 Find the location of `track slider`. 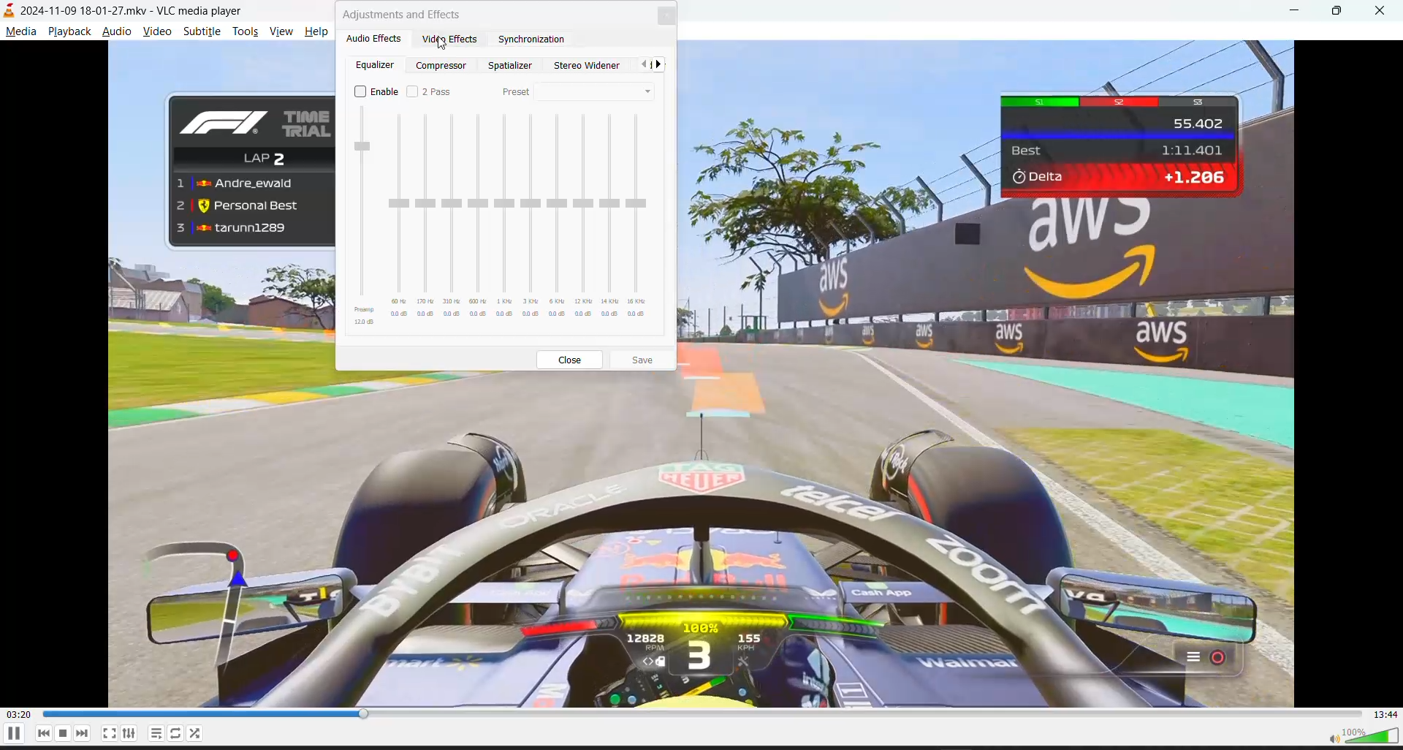

track slider is located at coordinates (704, 713).